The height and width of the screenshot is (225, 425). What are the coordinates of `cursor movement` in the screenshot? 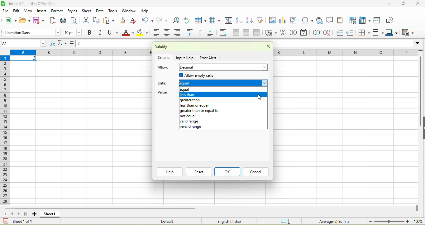 It's located at (260, 97).